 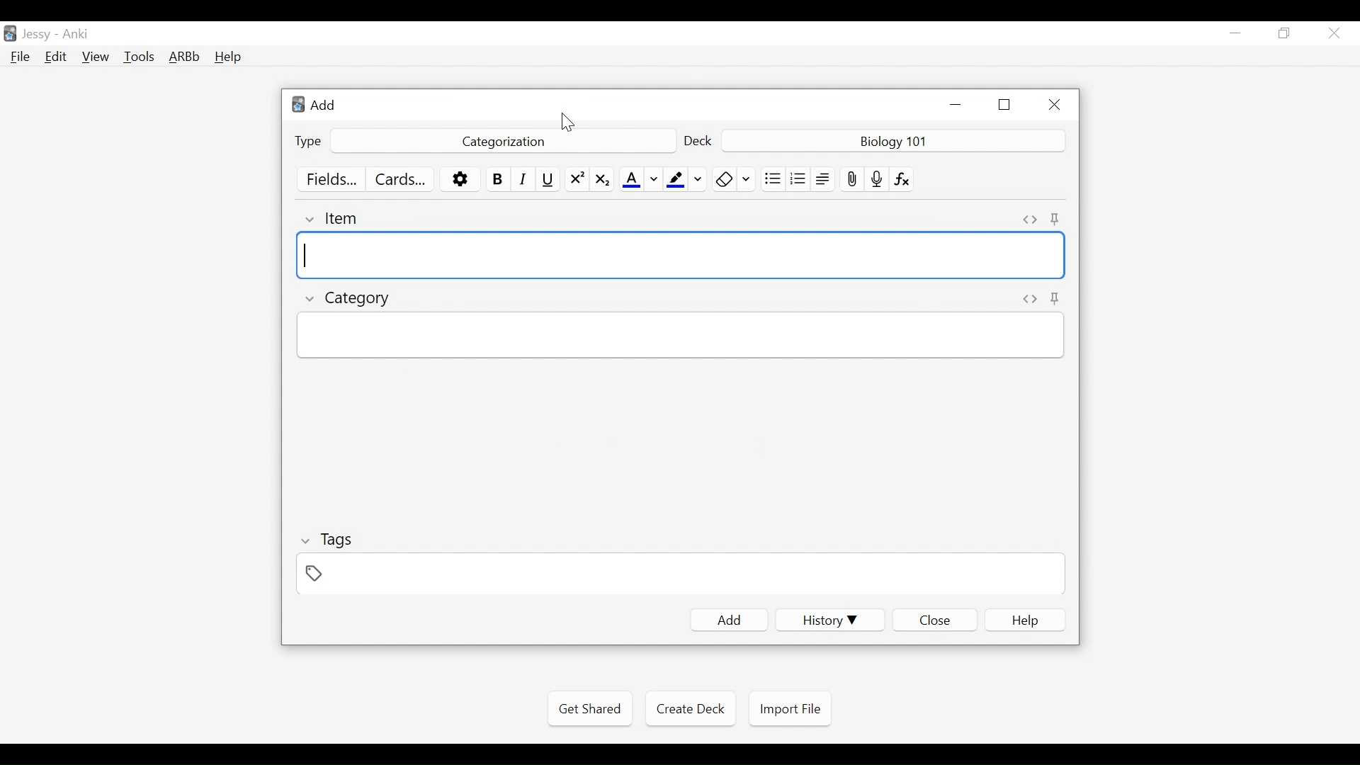 What do you see at coordinates (734, 179) in the screenshot?
I see `Remove Formatting` at bounding box center [734, 179].